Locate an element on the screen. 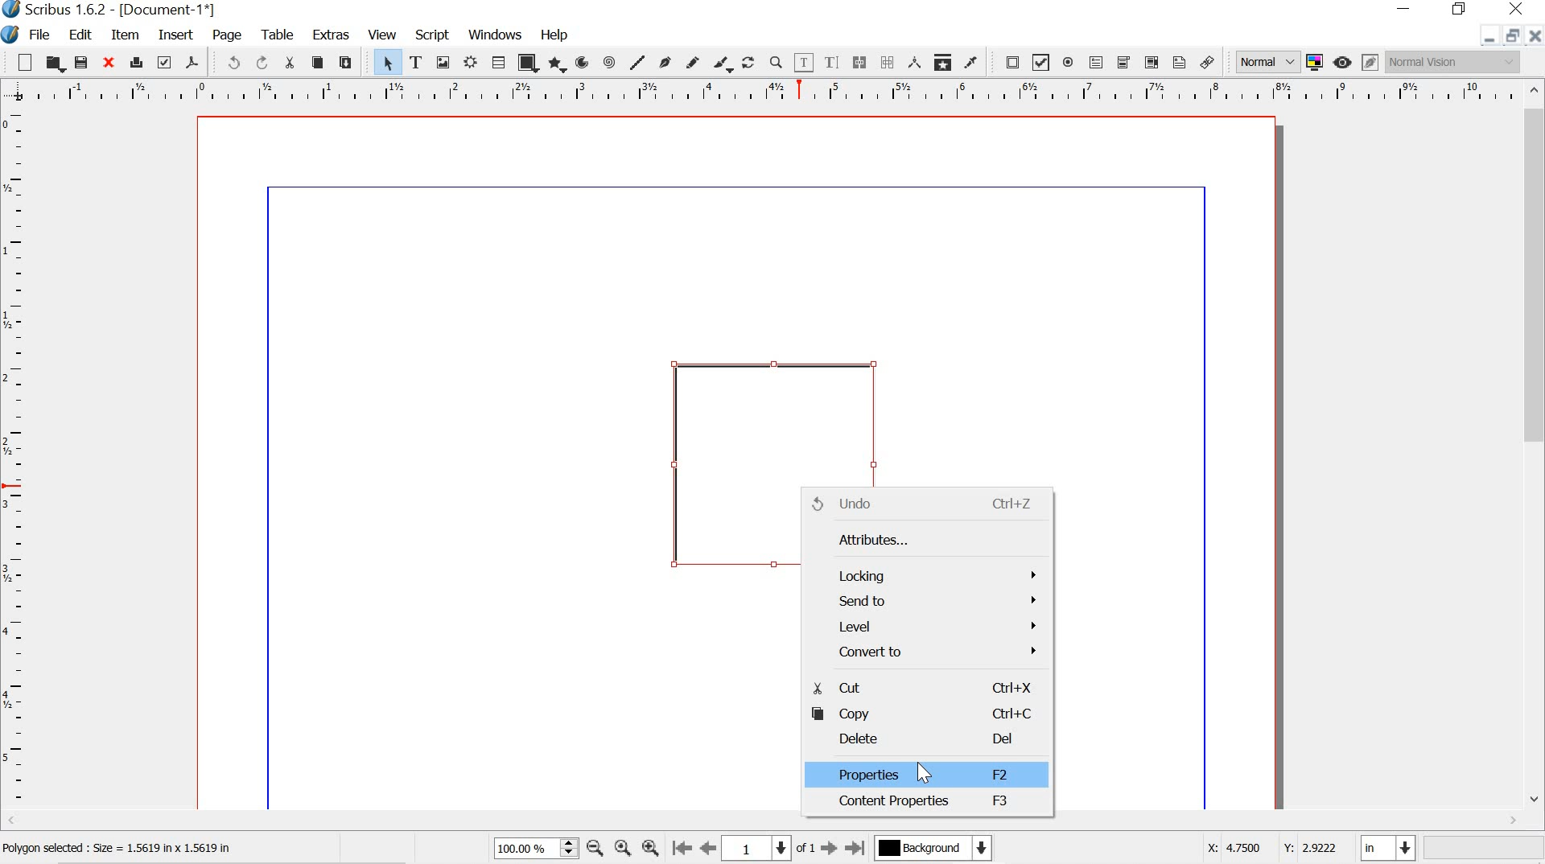  page is located at coordinates (231, 35).